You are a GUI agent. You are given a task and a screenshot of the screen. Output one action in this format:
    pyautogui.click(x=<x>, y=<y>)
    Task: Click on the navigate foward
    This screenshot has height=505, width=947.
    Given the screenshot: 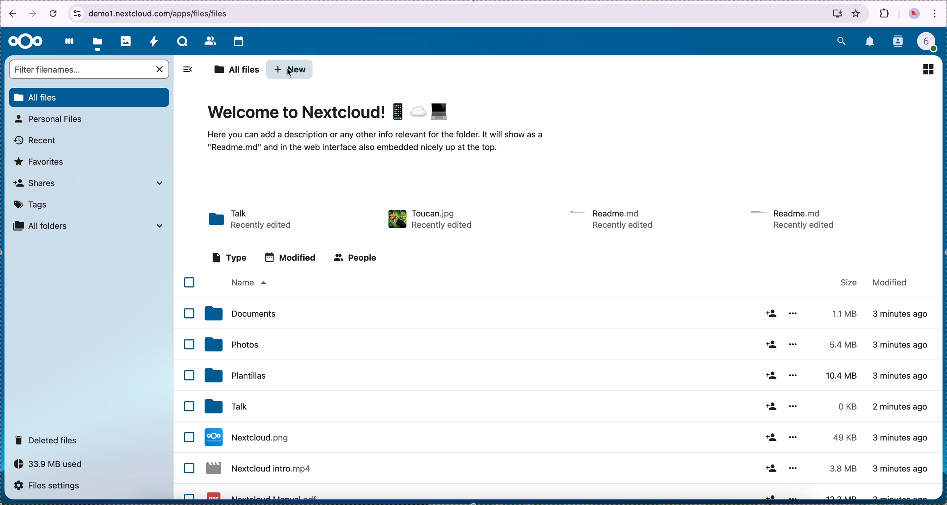 What is the action you would take?
    pyautogui.click(x=33, y=14)
    